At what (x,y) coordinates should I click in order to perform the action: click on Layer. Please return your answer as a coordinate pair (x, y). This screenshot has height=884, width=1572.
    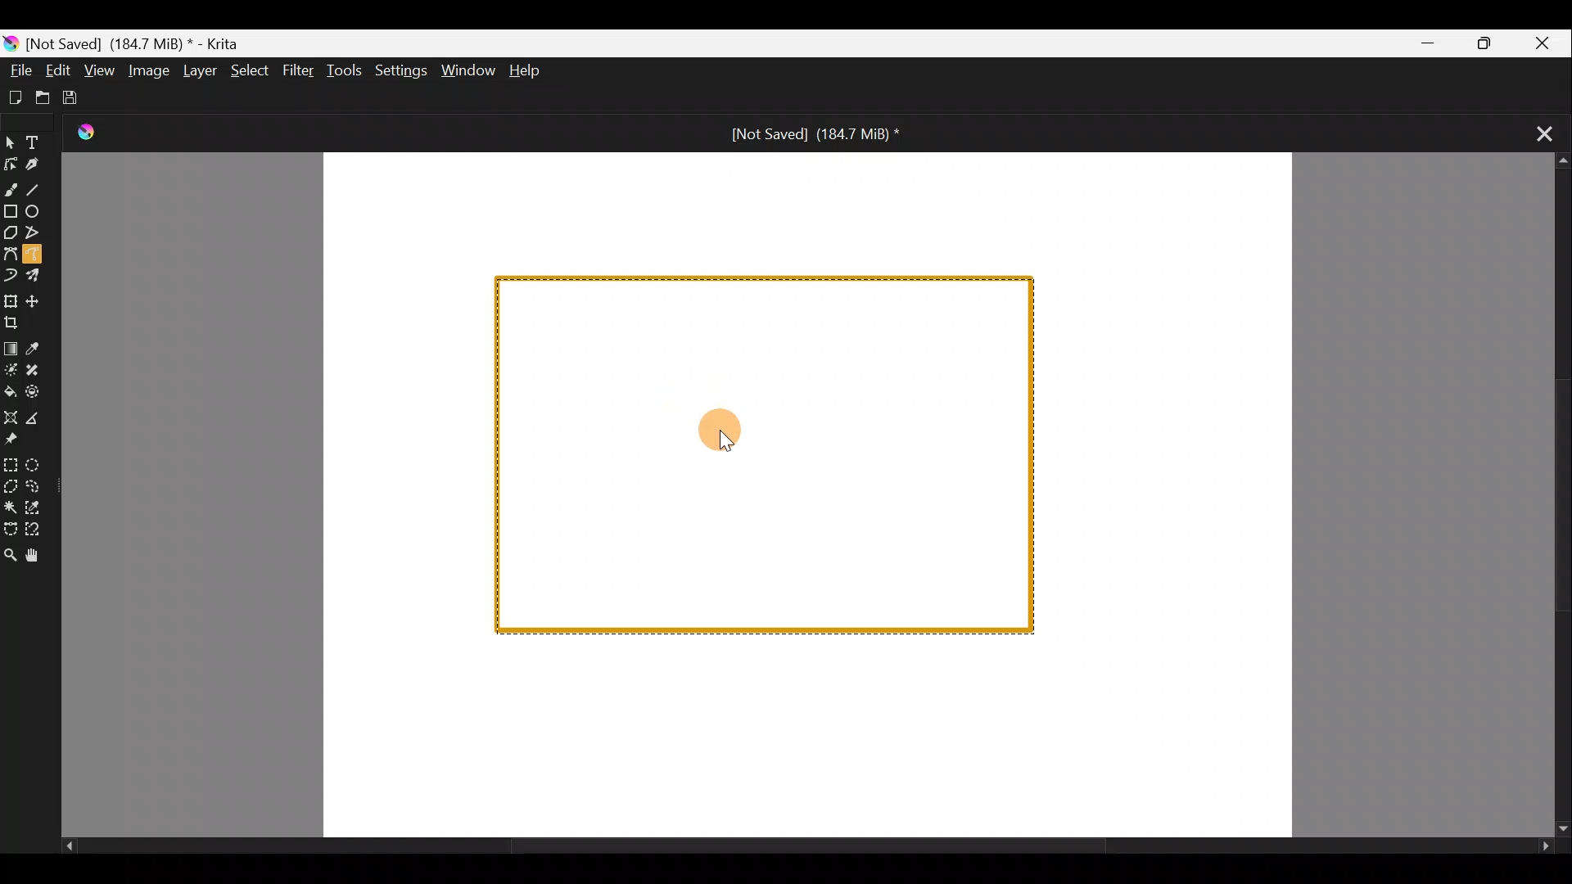
    Looking at the image, I should click on (201, 69).